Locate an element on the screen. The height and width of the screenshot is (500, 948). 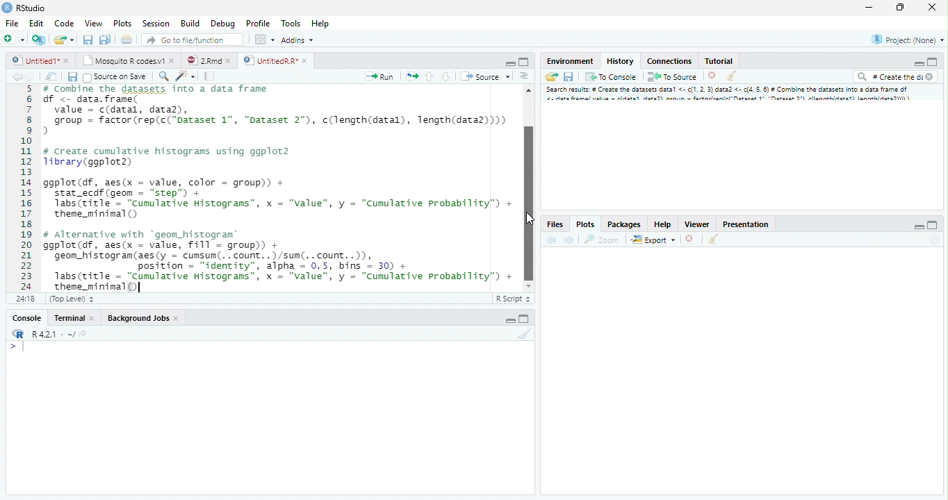
Packages is located at coordinates (624, 223).